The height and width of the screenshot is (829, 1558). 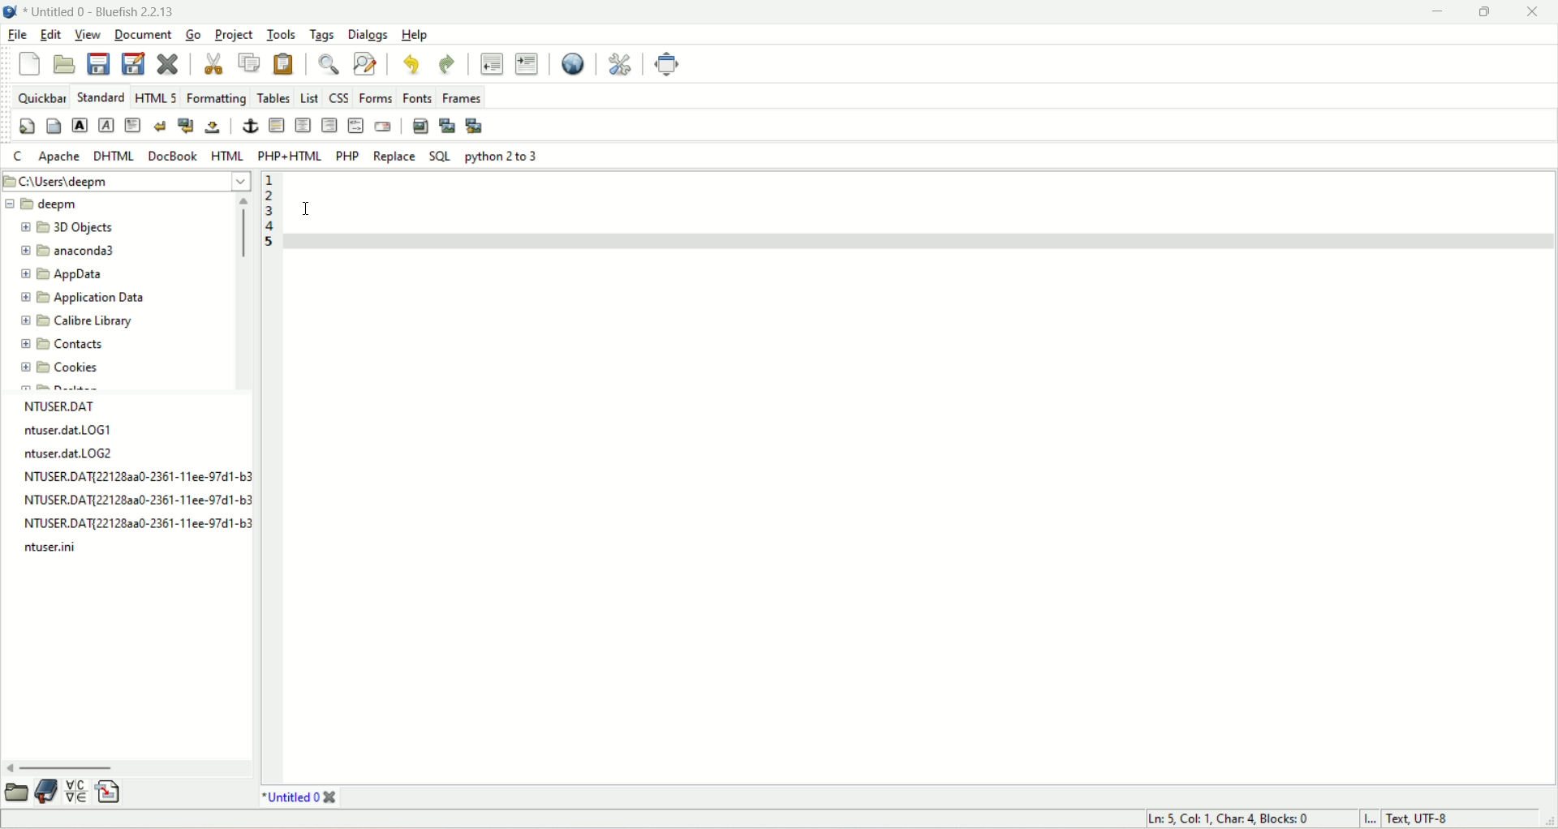 I want to click on file name, so click(x=66, y=407).